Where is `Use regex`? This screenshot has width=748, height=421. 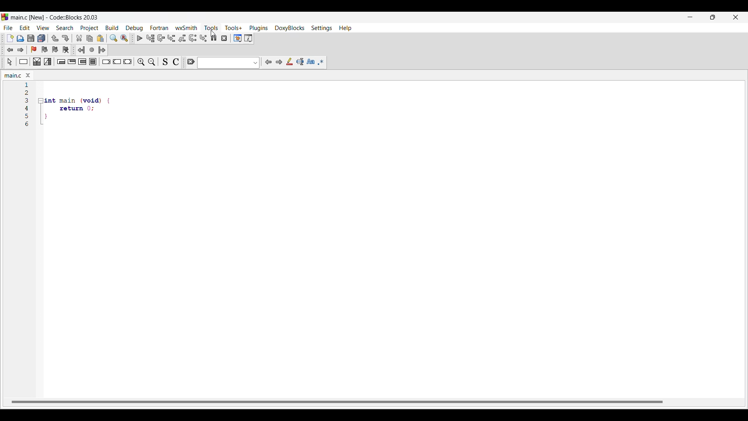
Use regex is located at coordinates (321, 62).